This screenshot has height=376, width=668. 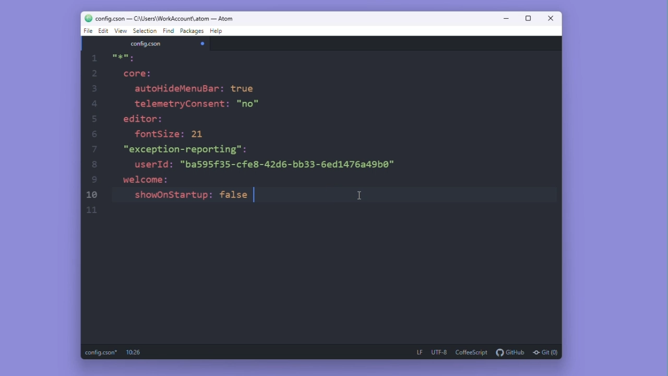 What do you see at coordinates (218, 32) in the screenshot?
I see `Help` at bounding box center [218, 32].